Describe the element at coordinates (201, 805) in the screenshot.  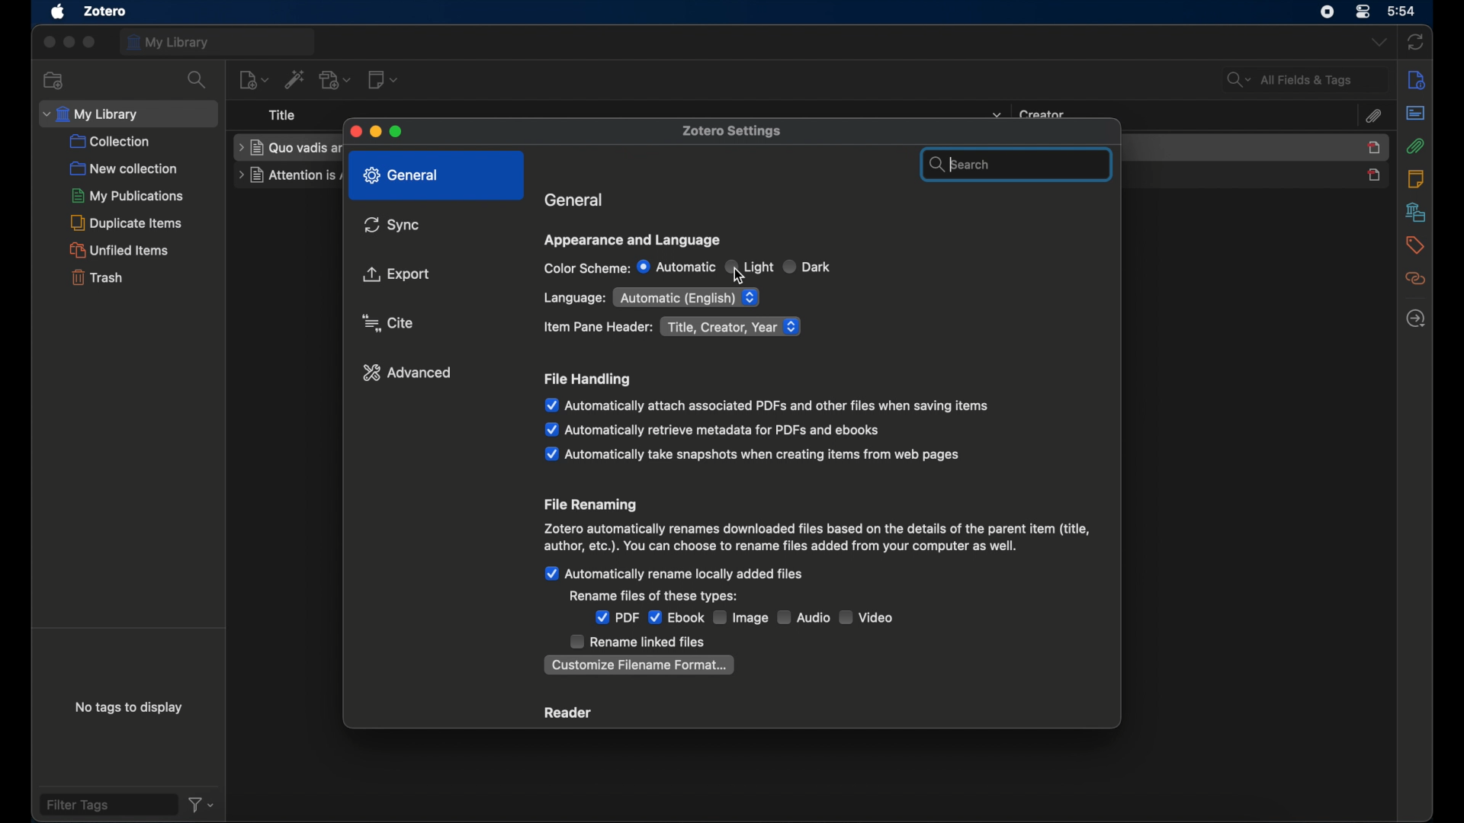
I see `filter dropdown menu` at that location.